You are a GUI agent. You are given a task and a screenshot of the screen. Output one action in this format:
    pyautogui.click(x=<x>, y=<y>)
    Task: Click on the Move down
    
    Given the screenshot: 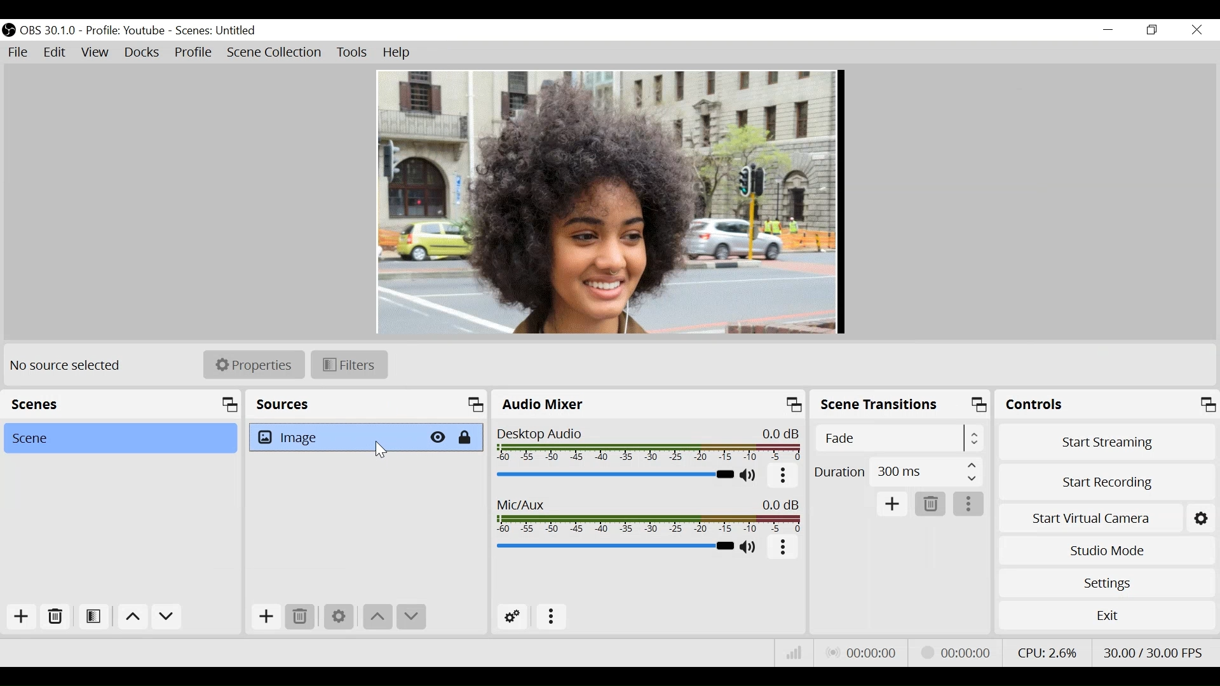 What is the action you would take?
    pyautogui.click(x=411, y=617)
    